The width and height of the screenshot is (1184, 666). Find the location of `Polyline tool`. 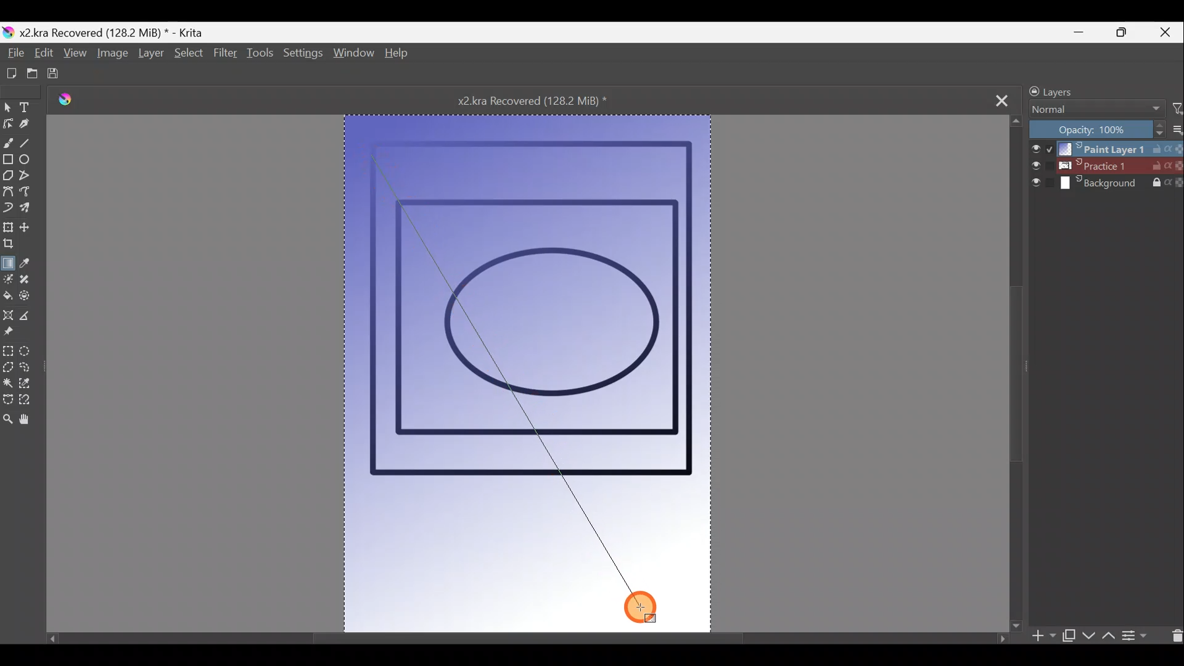

Polyline tool is located at coordinates (30, 178).